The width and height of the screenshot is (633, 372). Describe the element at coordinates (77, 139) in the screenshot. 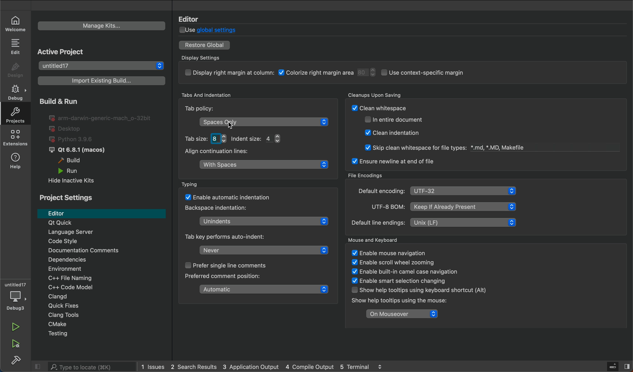

I see `python ` at that location.